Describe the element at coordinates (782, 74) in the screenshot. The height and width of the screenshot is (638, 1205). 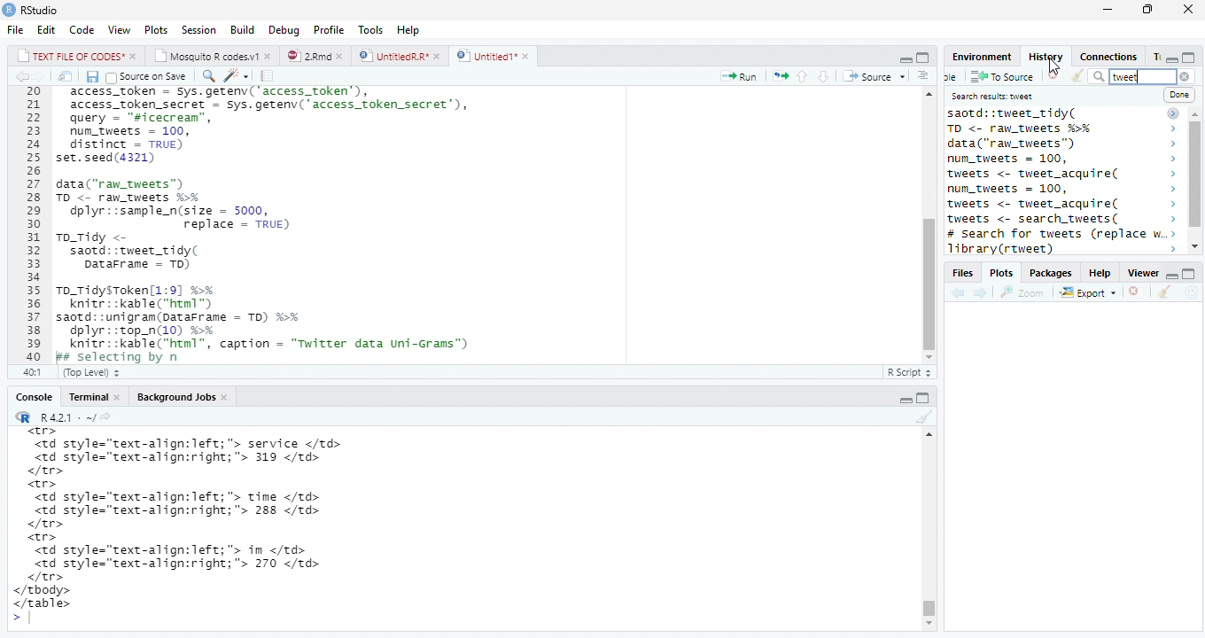
I see `rerun` at that location.